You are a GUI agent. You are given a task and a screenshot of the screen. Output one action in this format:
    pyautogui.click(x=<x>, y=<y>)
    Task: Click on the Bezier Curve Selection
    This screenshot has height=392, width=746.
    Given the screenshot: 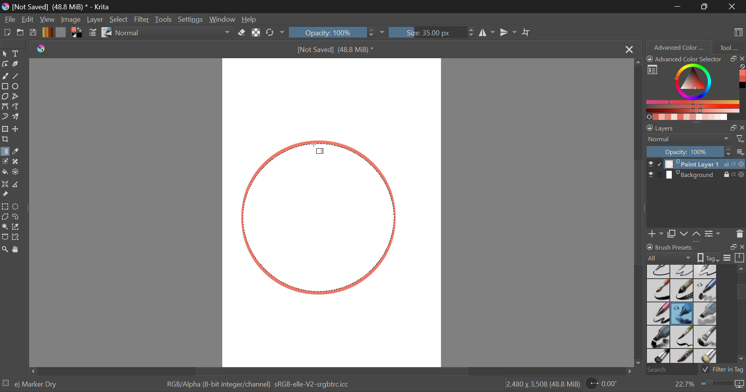 What is the action you would take?
    pyautogui.click(x=5, y=237)
    